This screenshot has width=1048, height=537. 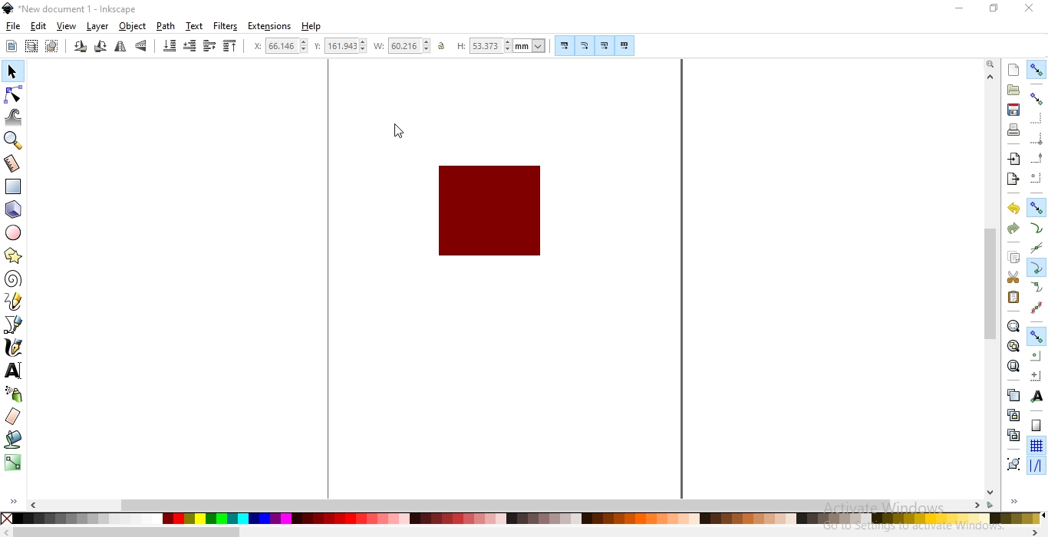 What do you see at coordinates (15, 140) in the screenshot?
I see `zoom in or out` at bounding box center [15, 140].